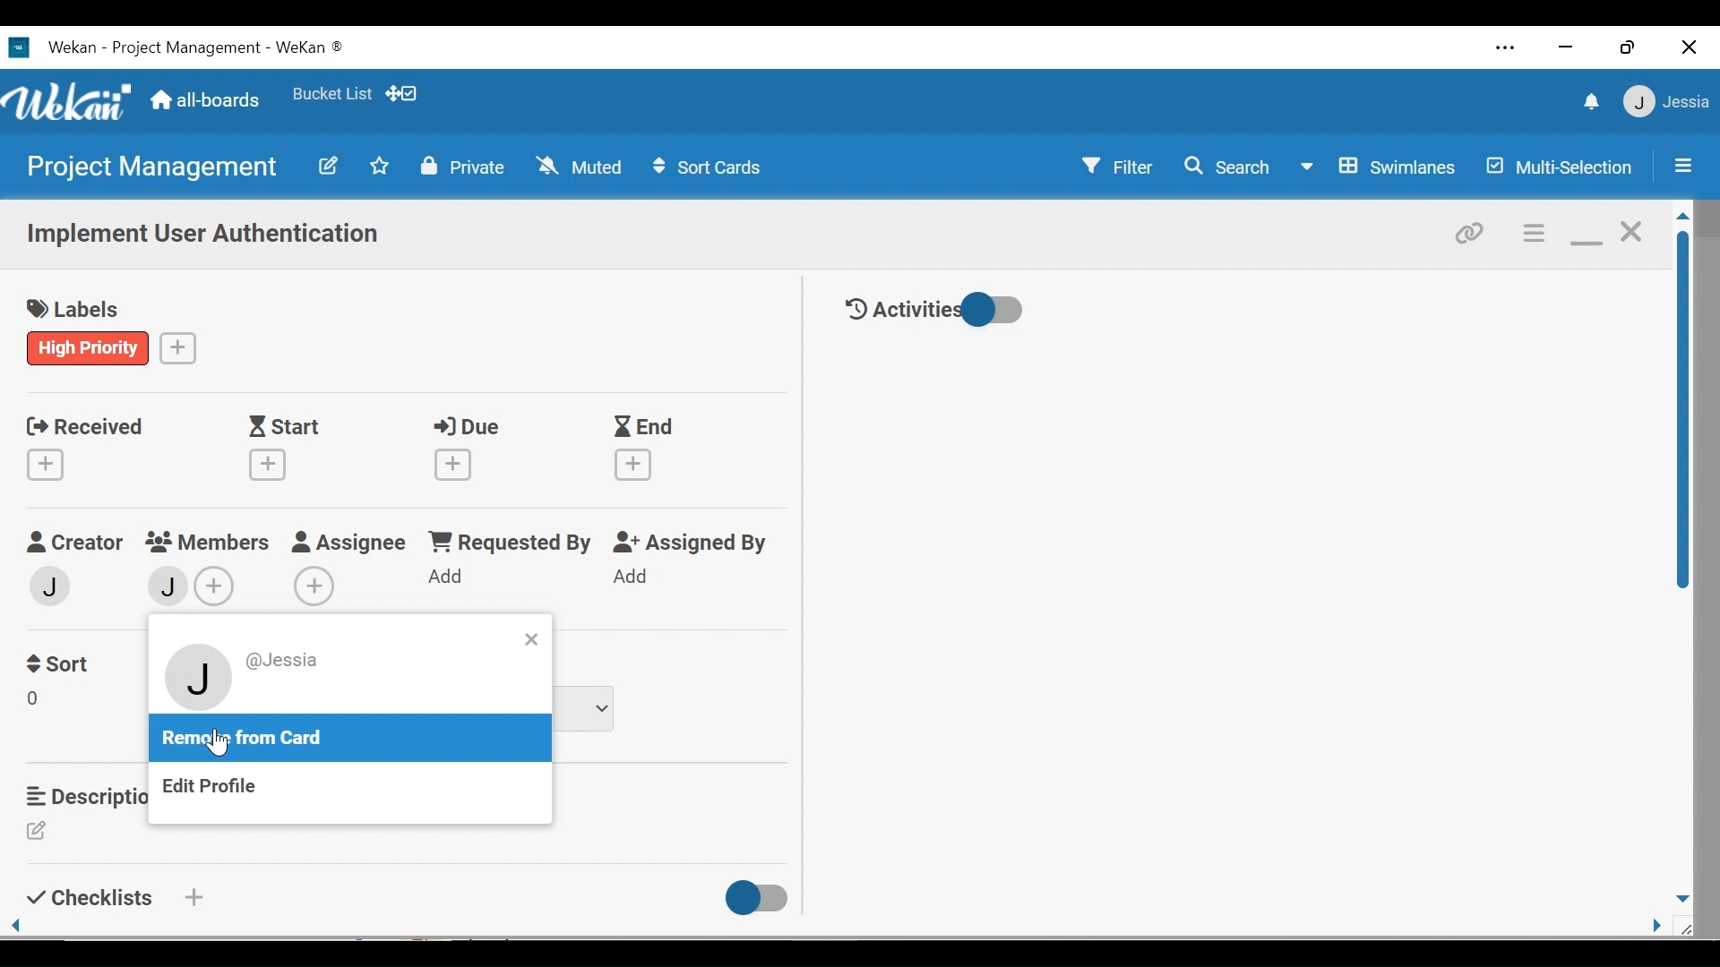 This screenshot has width=1720, height=967. Describe the element at coordinates (638, 578) in the screenshot. I see `add` at that location.